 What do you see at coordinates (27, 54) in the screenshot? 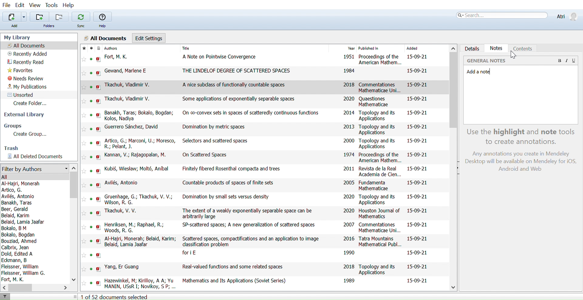
I see `Recently added` at bounding box center [27, 54].